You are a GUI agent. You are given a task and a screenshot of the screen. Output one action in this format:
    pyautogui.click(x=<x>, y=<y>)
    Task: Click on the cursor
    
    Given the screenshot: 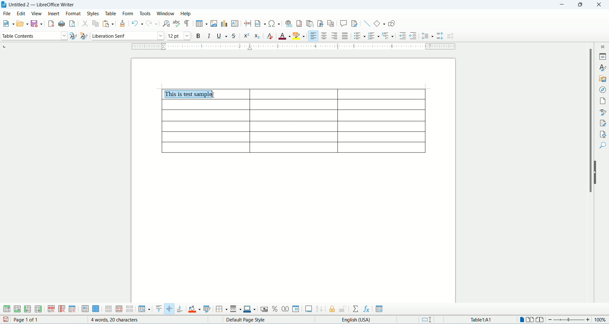 What is the action you would take?
    pyautogui.click(x=214, y=95)
    